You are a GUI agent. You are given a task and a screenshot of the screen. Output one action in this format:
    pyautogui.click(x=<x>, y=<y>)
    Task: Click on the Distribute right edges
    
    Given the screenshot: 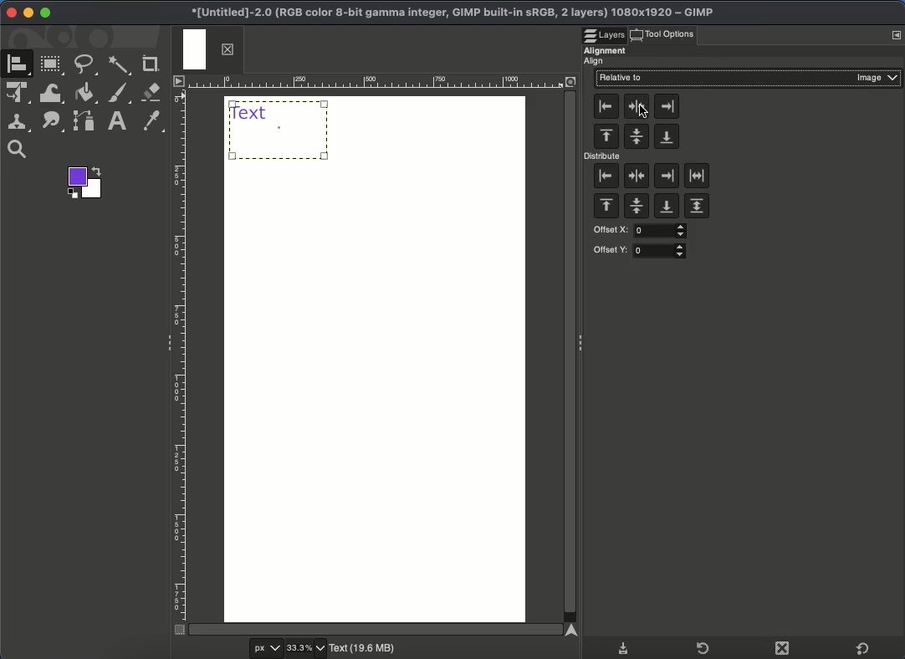 What is the action you would take?
    pyautogui.click(x=666, y=176)
    